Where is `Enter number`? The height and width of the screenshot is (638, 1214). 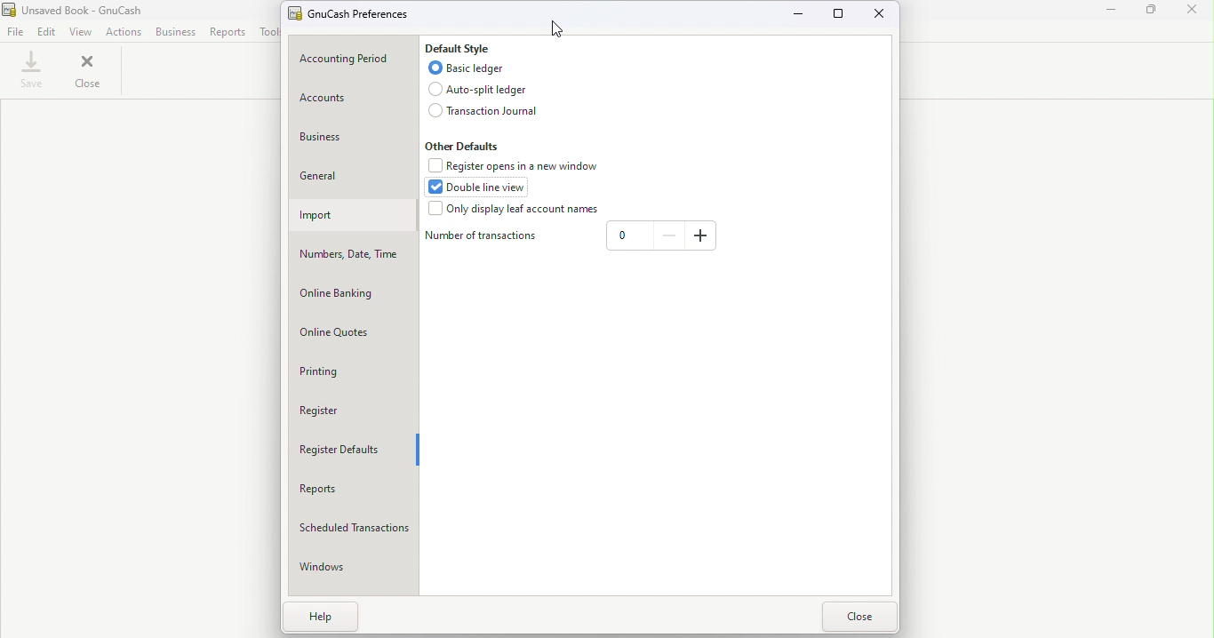
Enter number is located at coordinates (627, 236).